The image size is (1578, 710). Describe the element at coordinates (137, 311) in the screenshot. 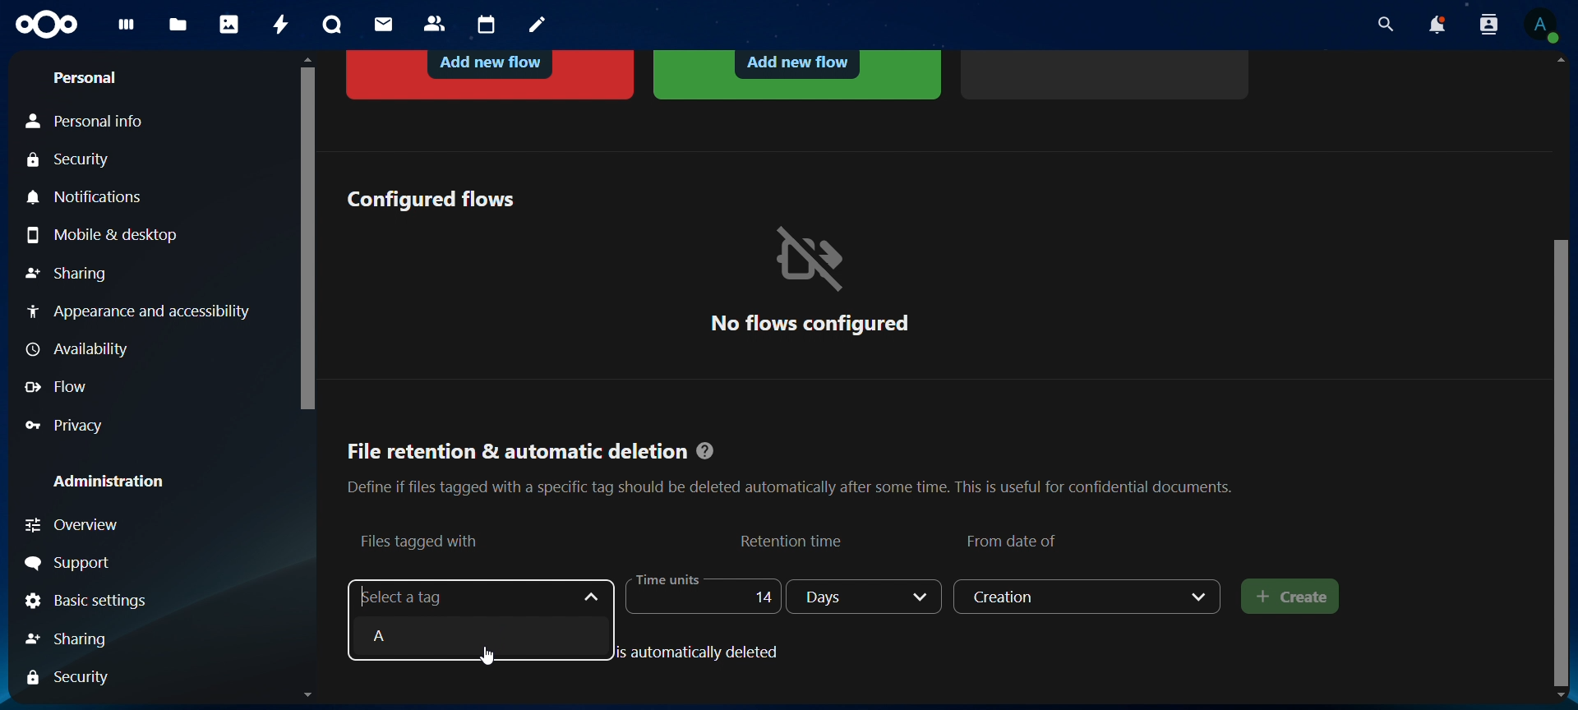

I see `appearance and accessibility` at that location.